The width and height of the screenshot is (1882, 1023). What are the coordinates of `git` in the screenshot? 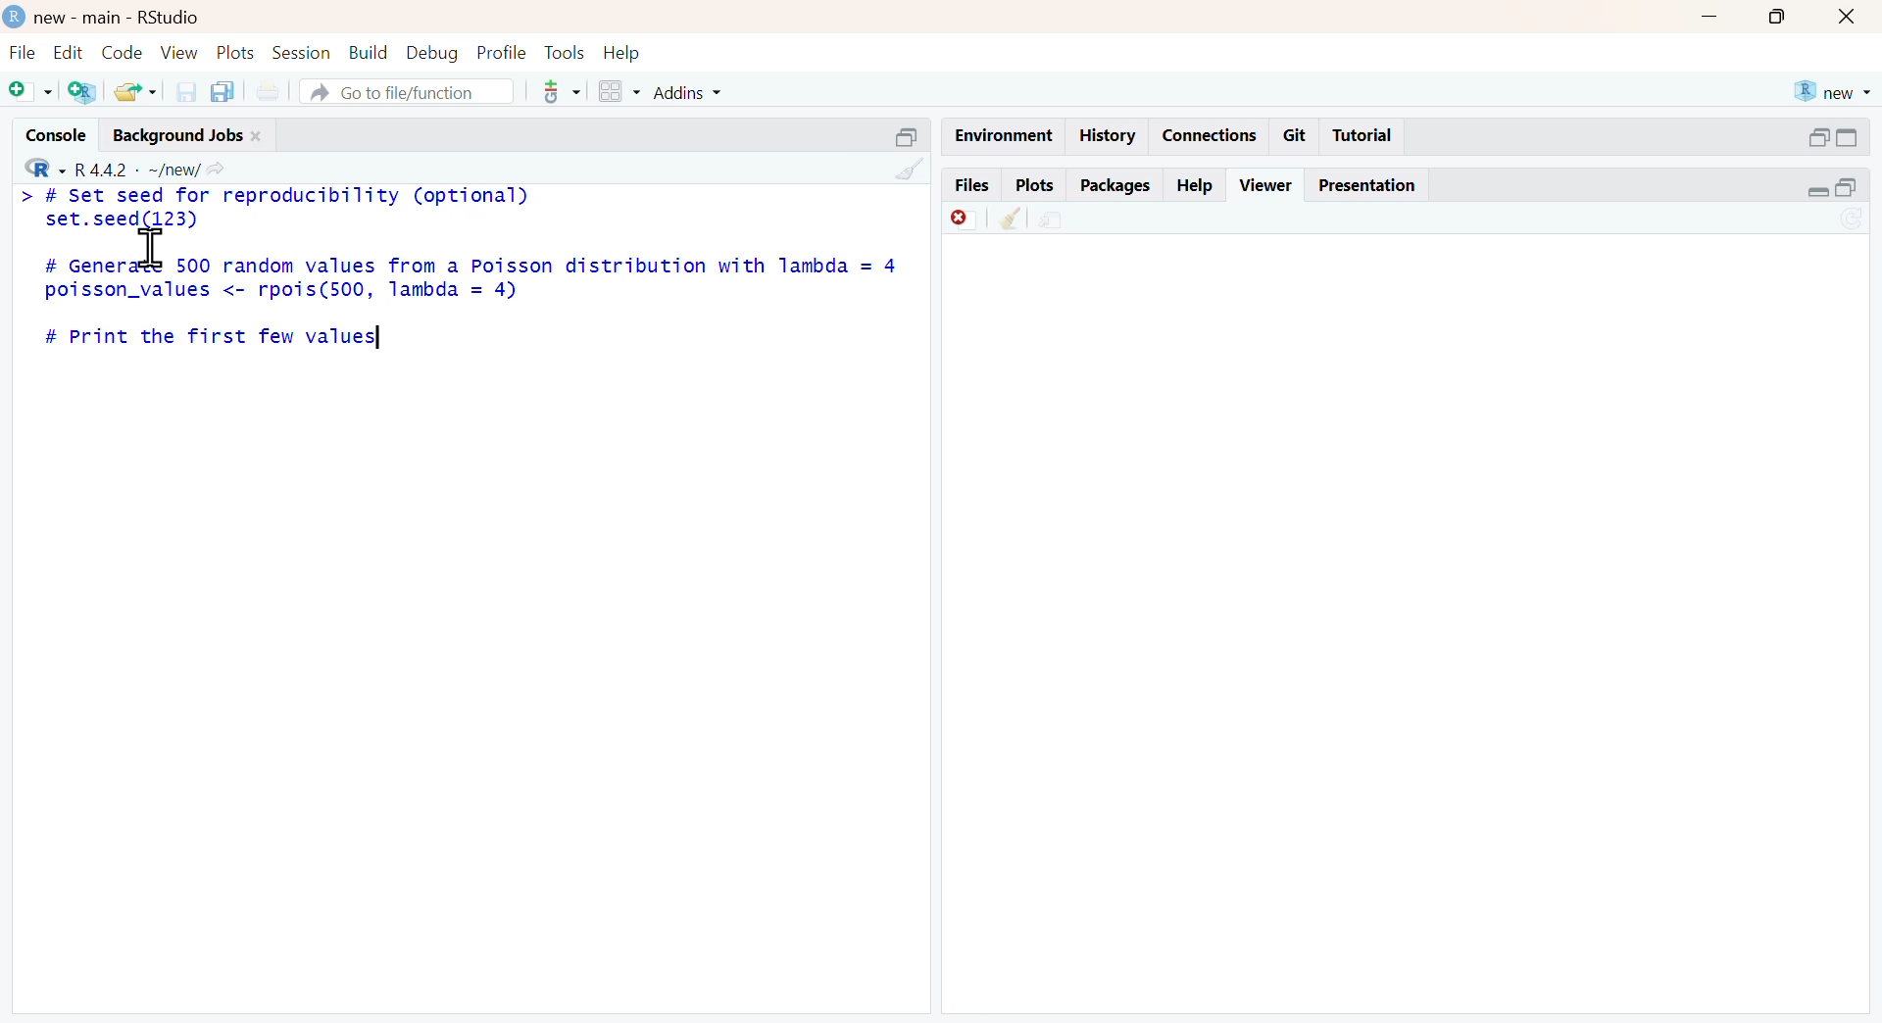 It's located at (1296, 135).